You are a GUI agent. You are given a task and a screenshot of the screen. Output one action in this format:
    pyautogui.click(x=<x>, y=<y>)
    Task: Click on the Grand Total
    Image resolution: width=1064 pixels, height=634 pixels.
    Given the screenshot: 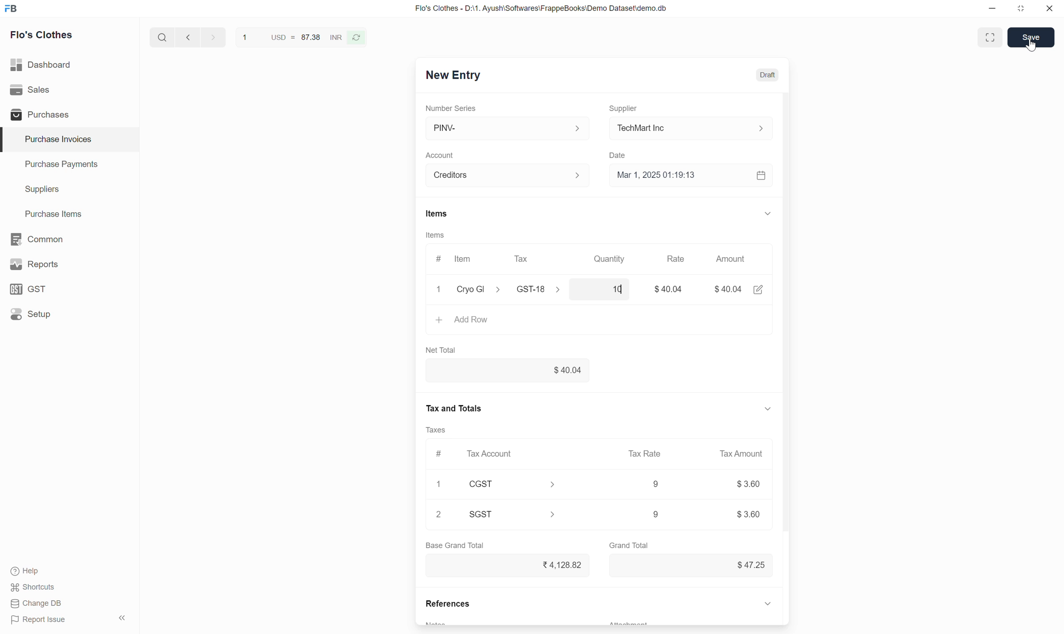 What is the action you would take?
    pyautogui.click(x=630, y=544)
    